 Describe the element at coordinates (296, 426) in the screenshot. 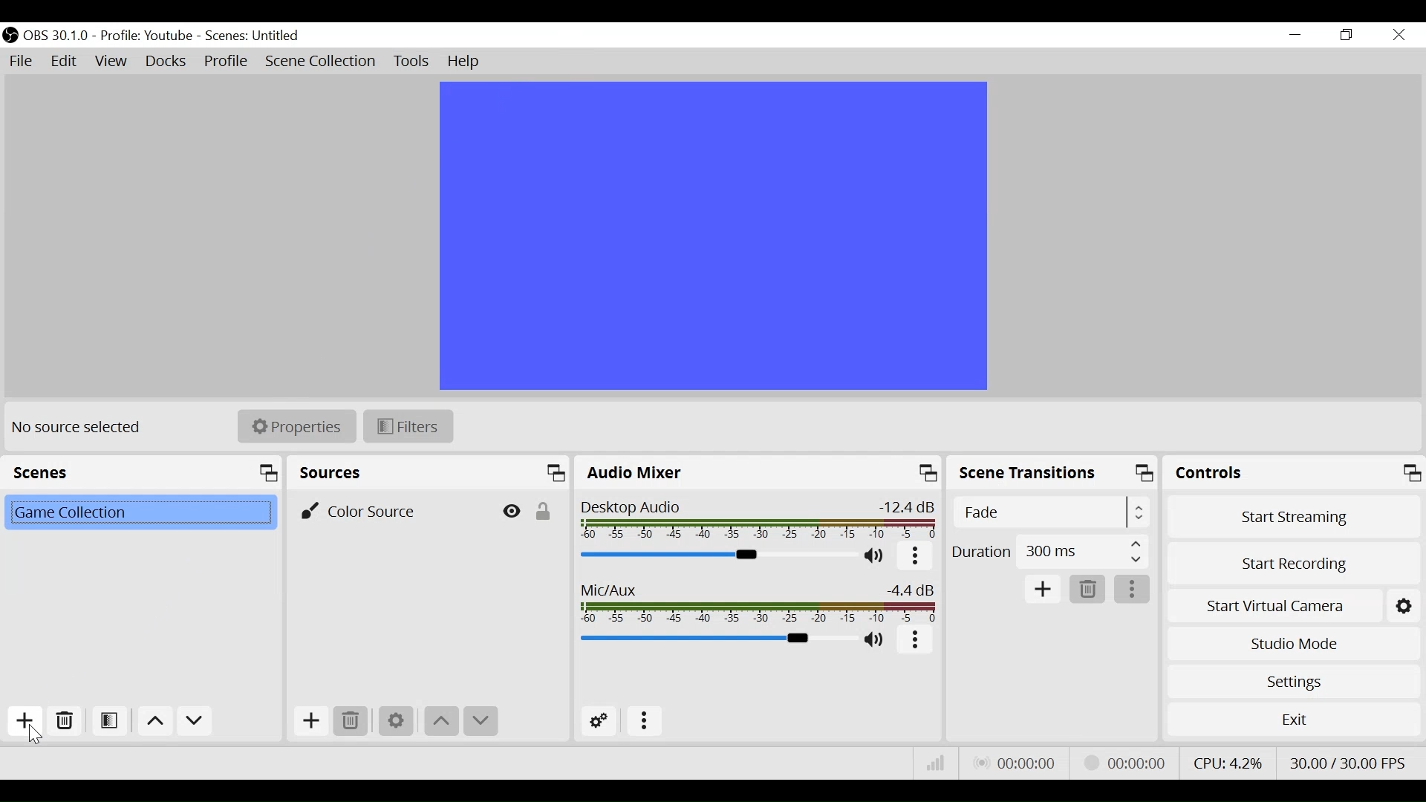

I see `Properties` at that location.